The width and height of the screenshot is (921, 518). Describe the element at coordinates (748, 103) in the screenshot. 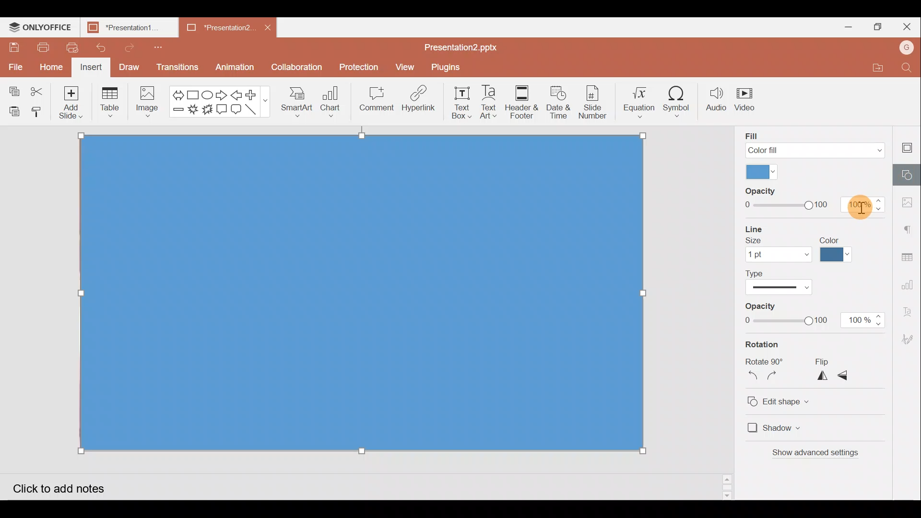

I see `Video` at that location.